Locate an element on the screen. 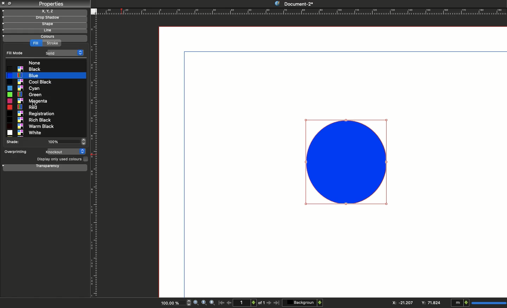  Zoom in is located at coordinates (213, 303).